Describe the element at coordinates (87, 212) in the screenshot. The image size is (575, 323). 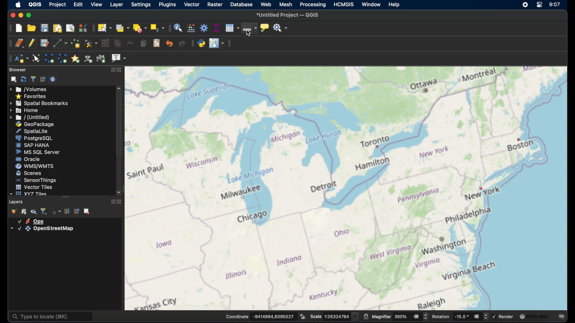
I see `remove. layer group` at that location.